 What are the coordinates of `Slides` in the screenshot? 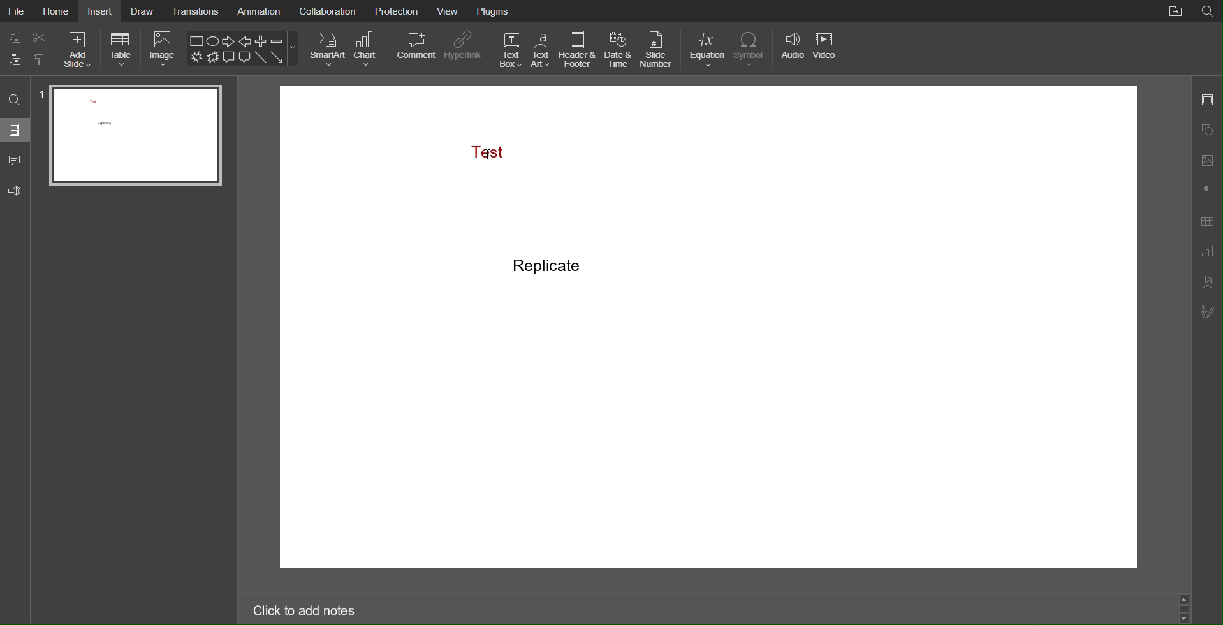 It's located at (17, 131).